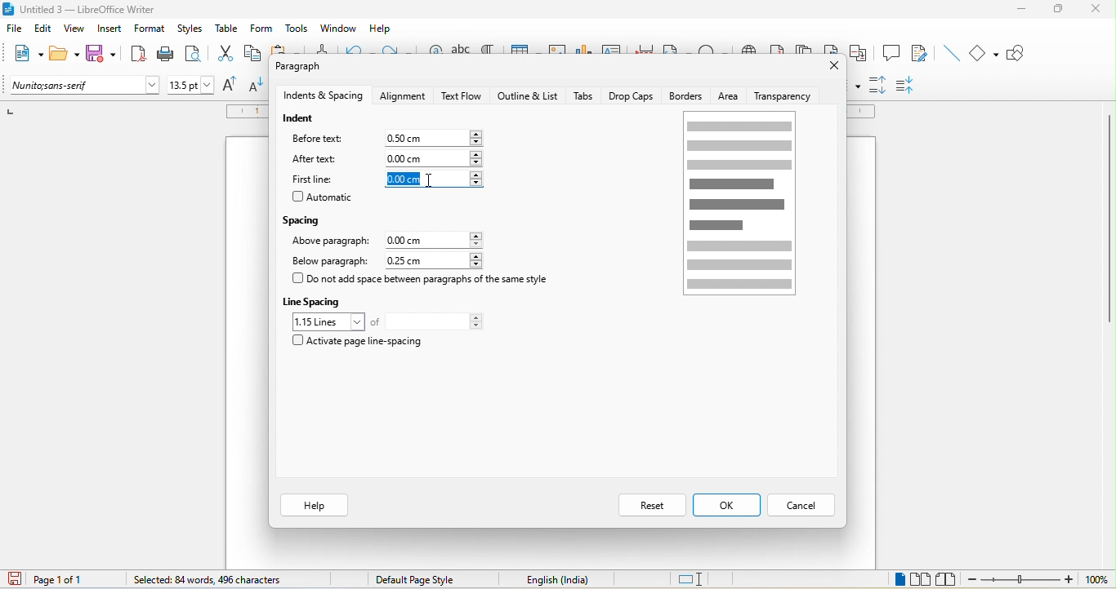  Describe the element at coordinates (580, 579) in the screenshot. I see `text language` at that location.